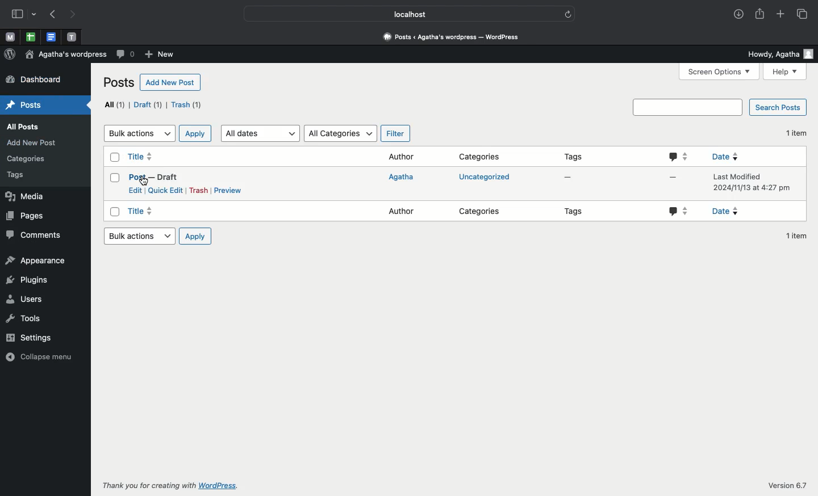 This screenshot has width=818, height=496. I want to click on Tags, so click(580, 155).